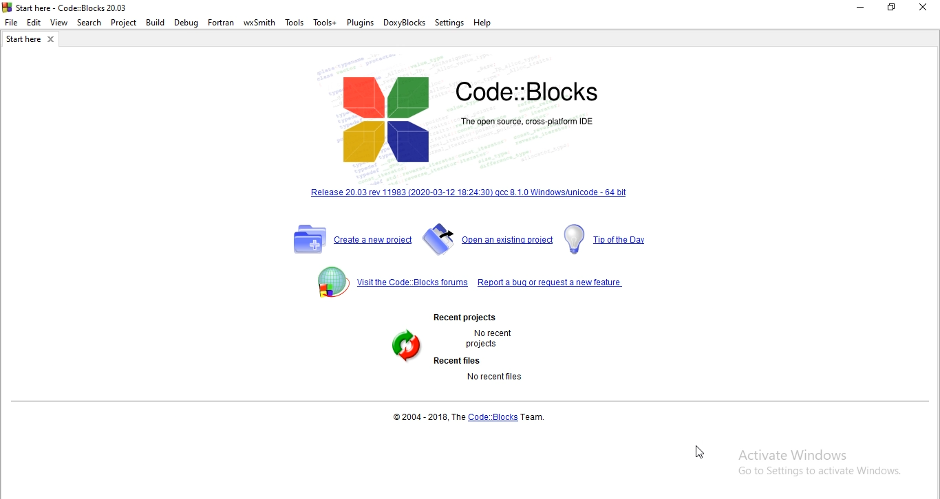 The width and height of the screenshot is (940, 499). I want to click on Recent files, so click(461, 360).